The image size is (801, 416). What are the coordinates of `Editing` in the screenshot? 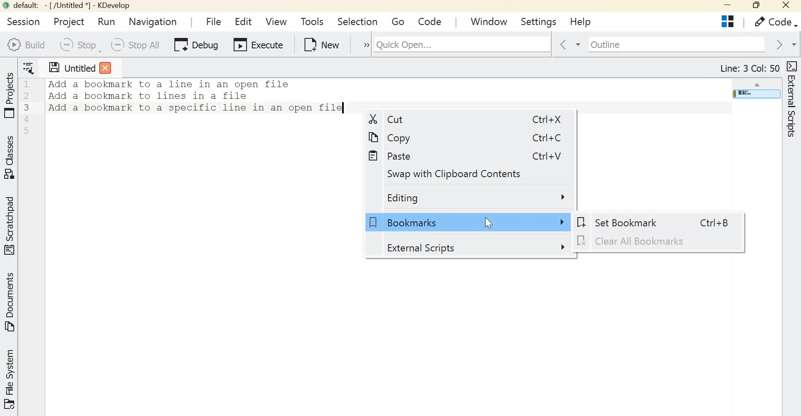 It's located at (477, 198).